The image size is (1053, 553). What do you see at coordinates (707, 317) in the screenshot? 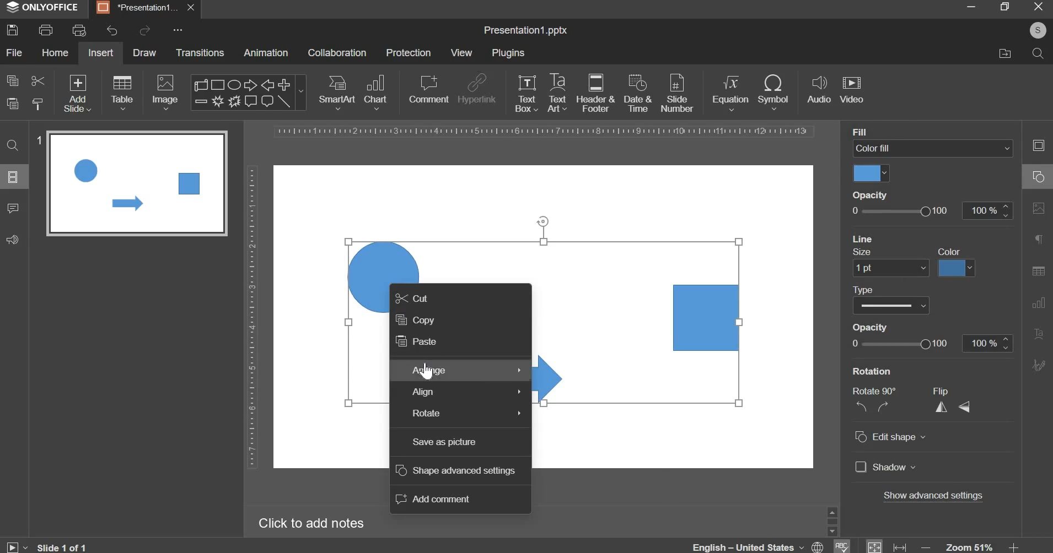
I see `rectangle` at bounding box center [707, 317].